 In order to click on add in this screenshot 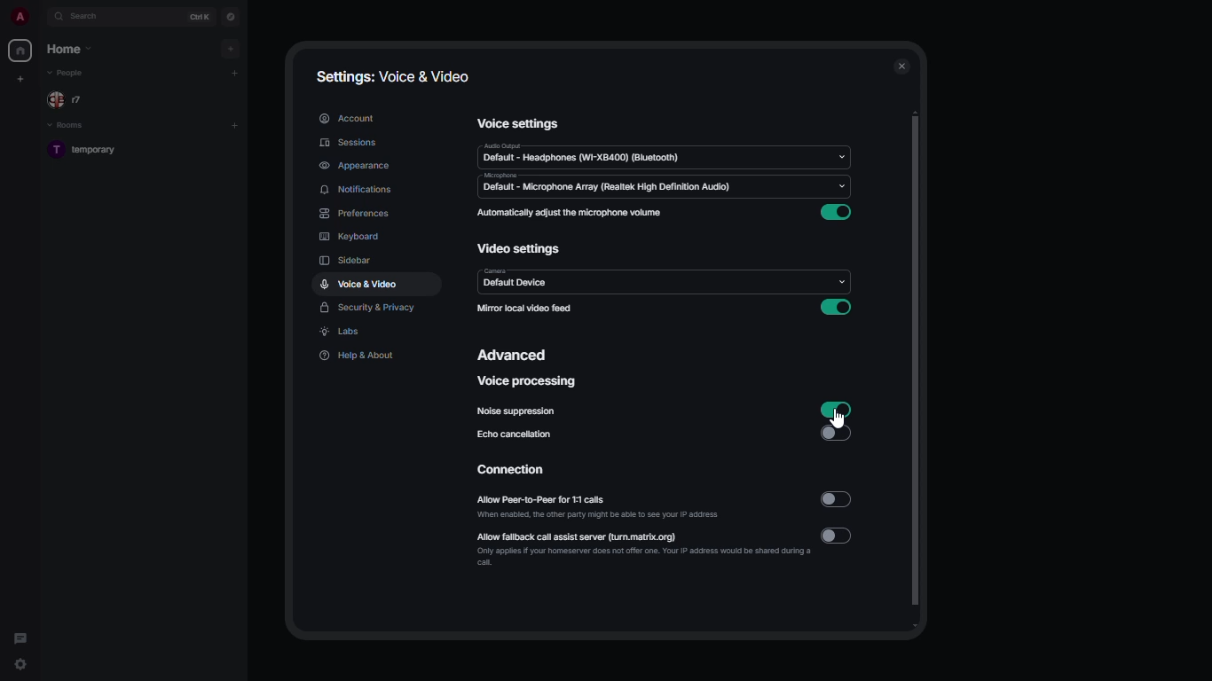, I will do `click(234, 72)`.